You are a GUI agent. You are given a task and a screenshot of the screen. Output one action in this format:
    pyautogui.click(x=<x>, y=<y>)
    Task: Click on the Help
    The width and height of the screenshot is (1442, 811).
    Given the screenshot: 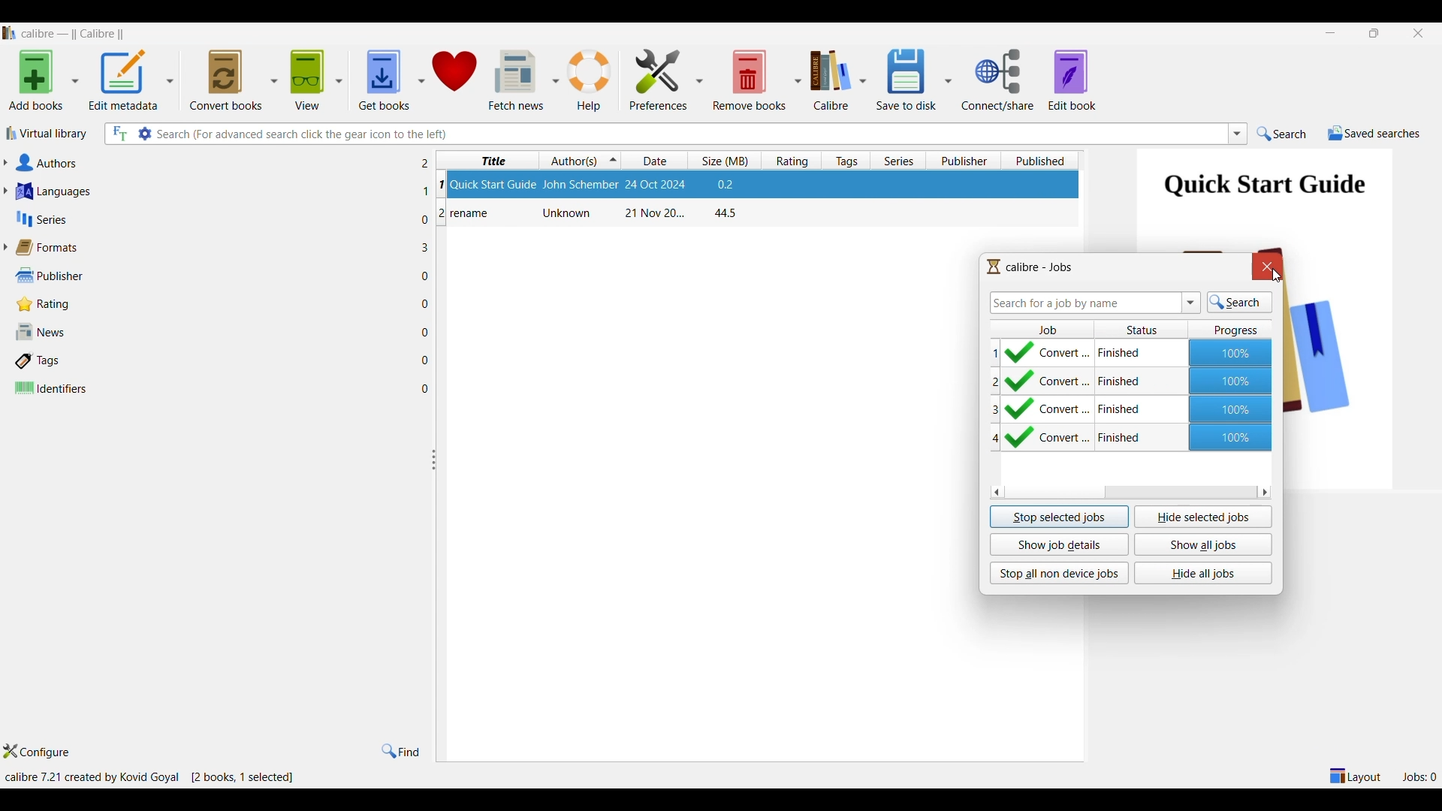 What is the action you would take?
    pyautogui.click(x=590, y=81)
    